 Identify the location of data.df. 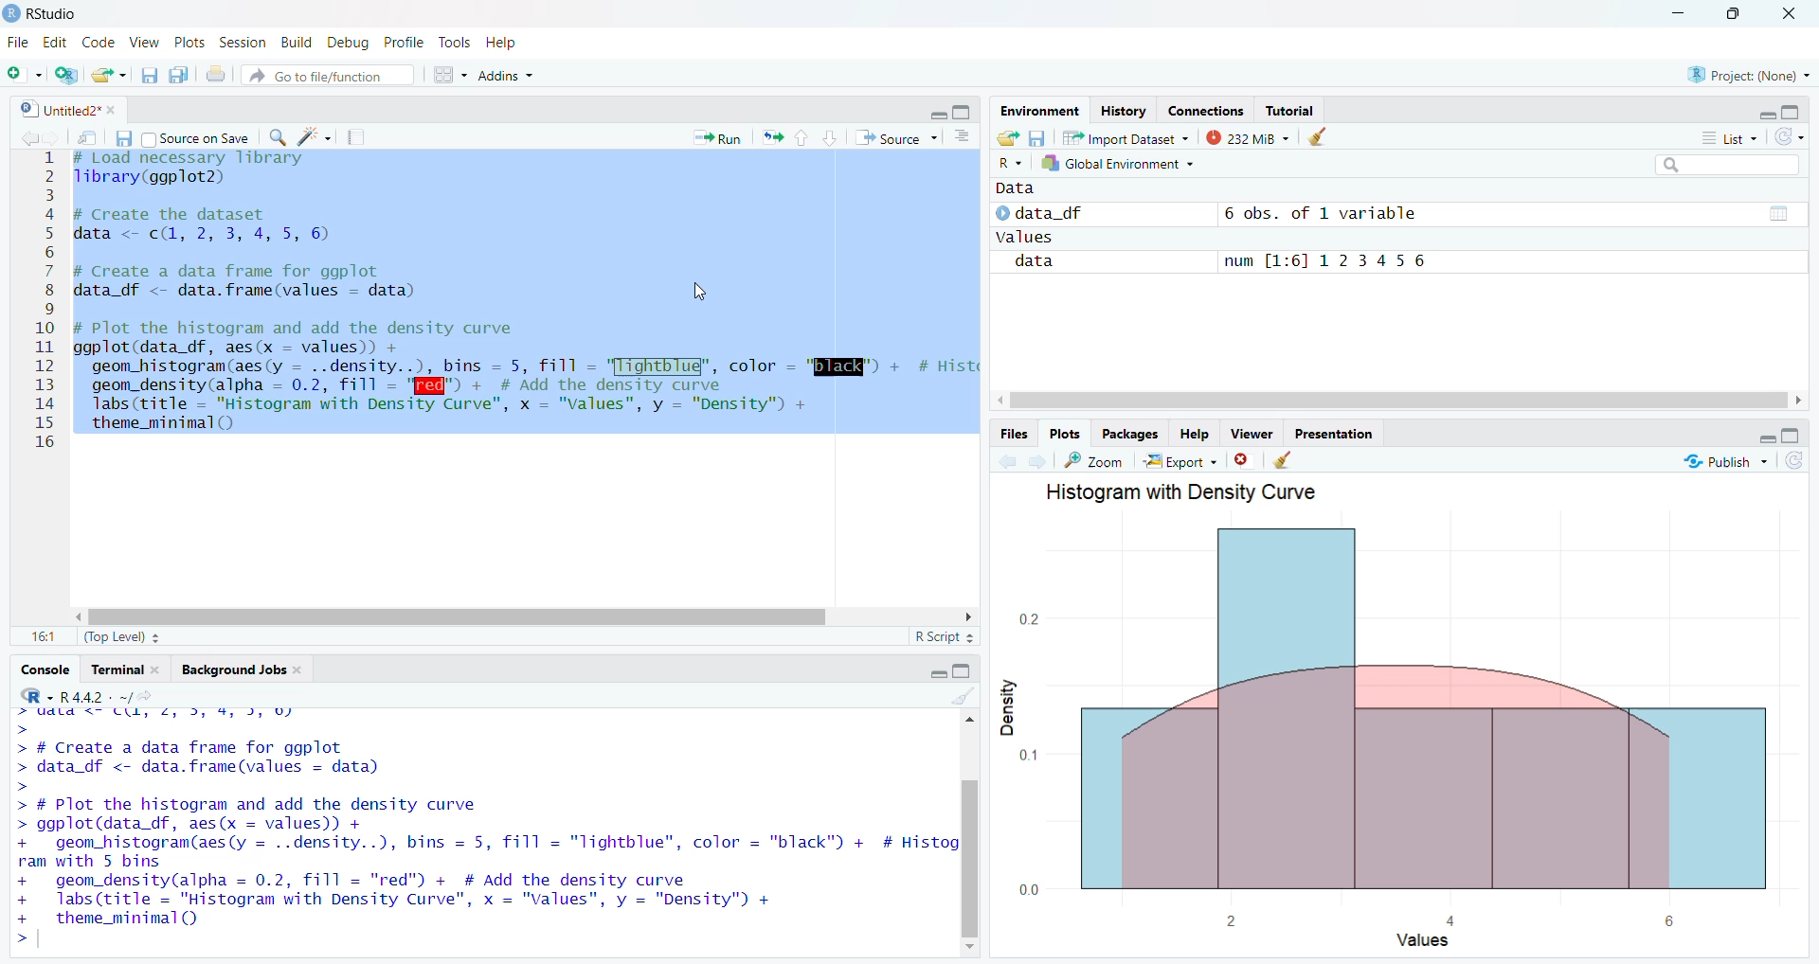
(1055, 213).